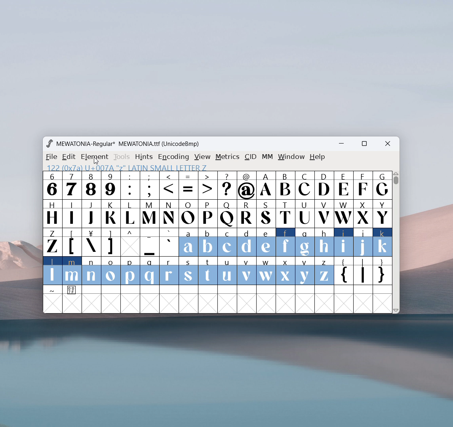 Image resolution: width=453 pixels, height=427 pixels. Describe the element at coordinates (130, 214) in the screenshot. I see `charachters` at that location.